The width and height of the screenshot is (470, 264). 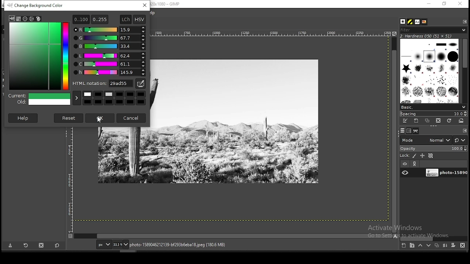 I want to click on green, so click(x=109, y=38).